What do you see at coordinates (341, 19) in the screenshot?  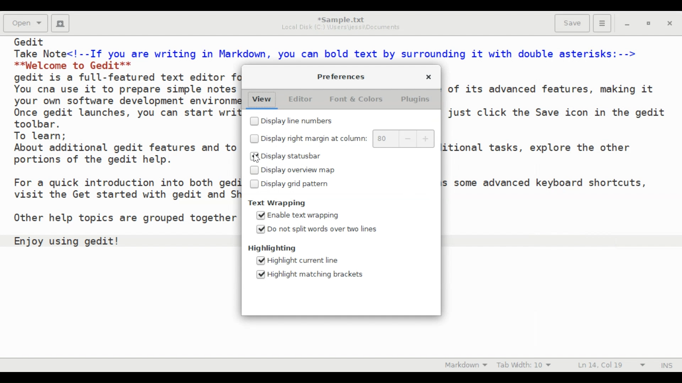 I see `*Sample.txt` at bounding box center [341, 19].